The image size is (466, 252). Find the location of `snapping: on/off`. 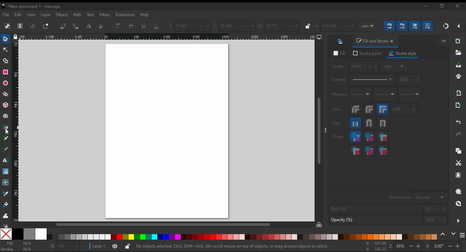

snapping: on/off is located at coordinates (446, 25).